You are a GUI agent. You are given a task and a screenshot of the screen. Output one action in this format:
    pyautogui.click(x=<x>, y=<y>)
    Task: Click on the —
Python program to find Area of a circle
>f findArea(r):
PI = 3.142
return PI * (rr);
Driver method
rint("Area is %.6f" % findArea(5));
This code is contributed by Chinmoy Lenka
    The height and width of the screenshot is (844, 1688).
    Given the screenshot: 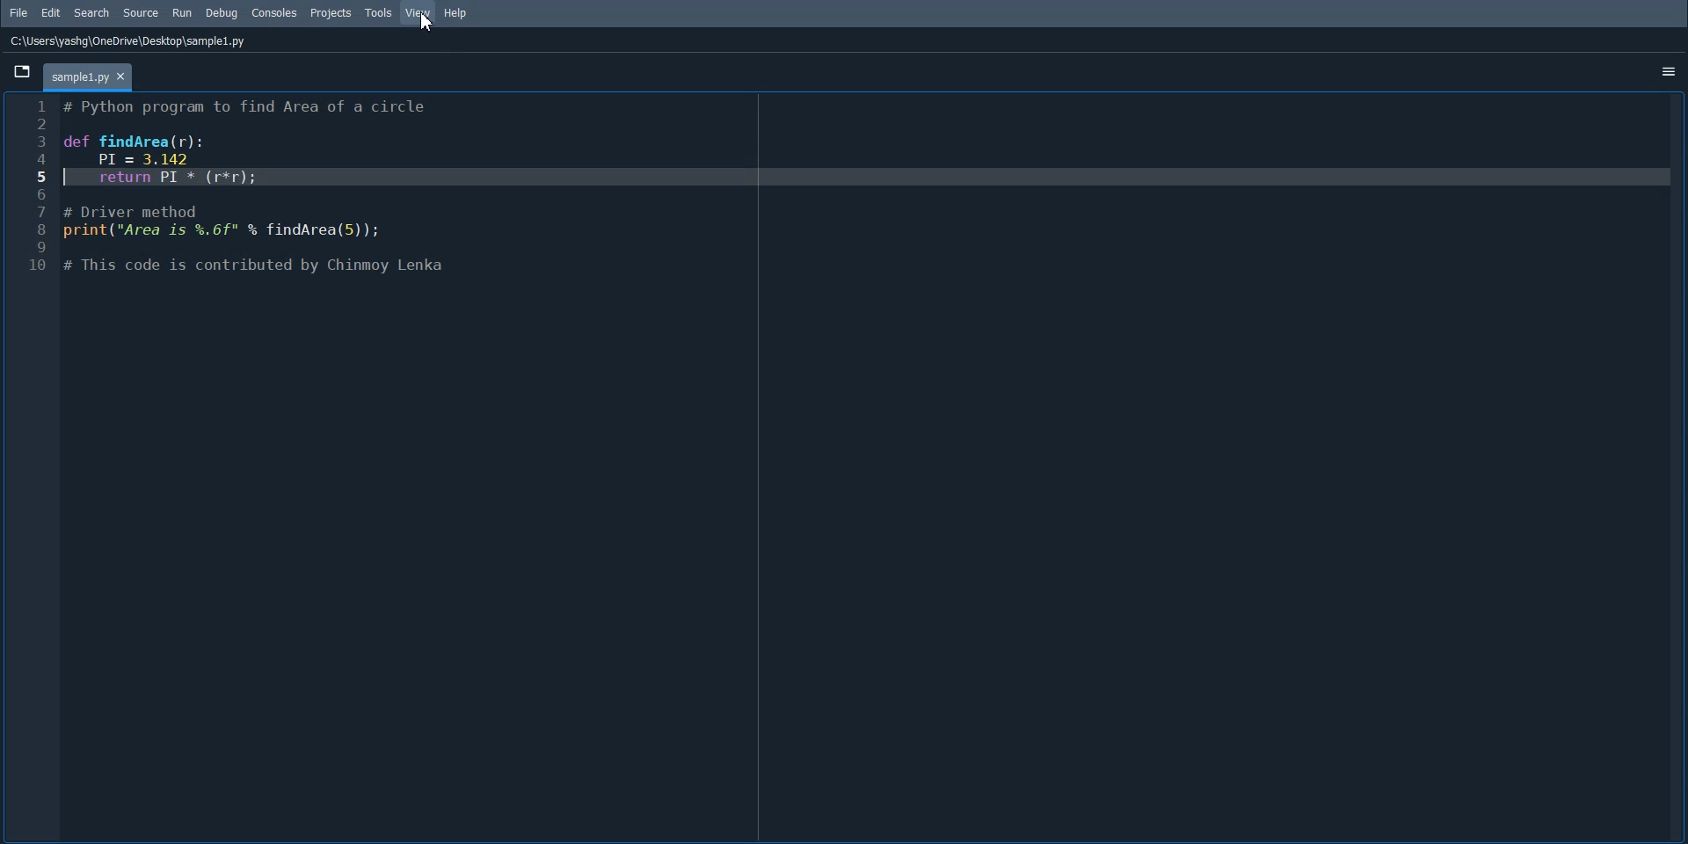 What is the action you would take?
    pyautogui.click(x=273, y=195)
    